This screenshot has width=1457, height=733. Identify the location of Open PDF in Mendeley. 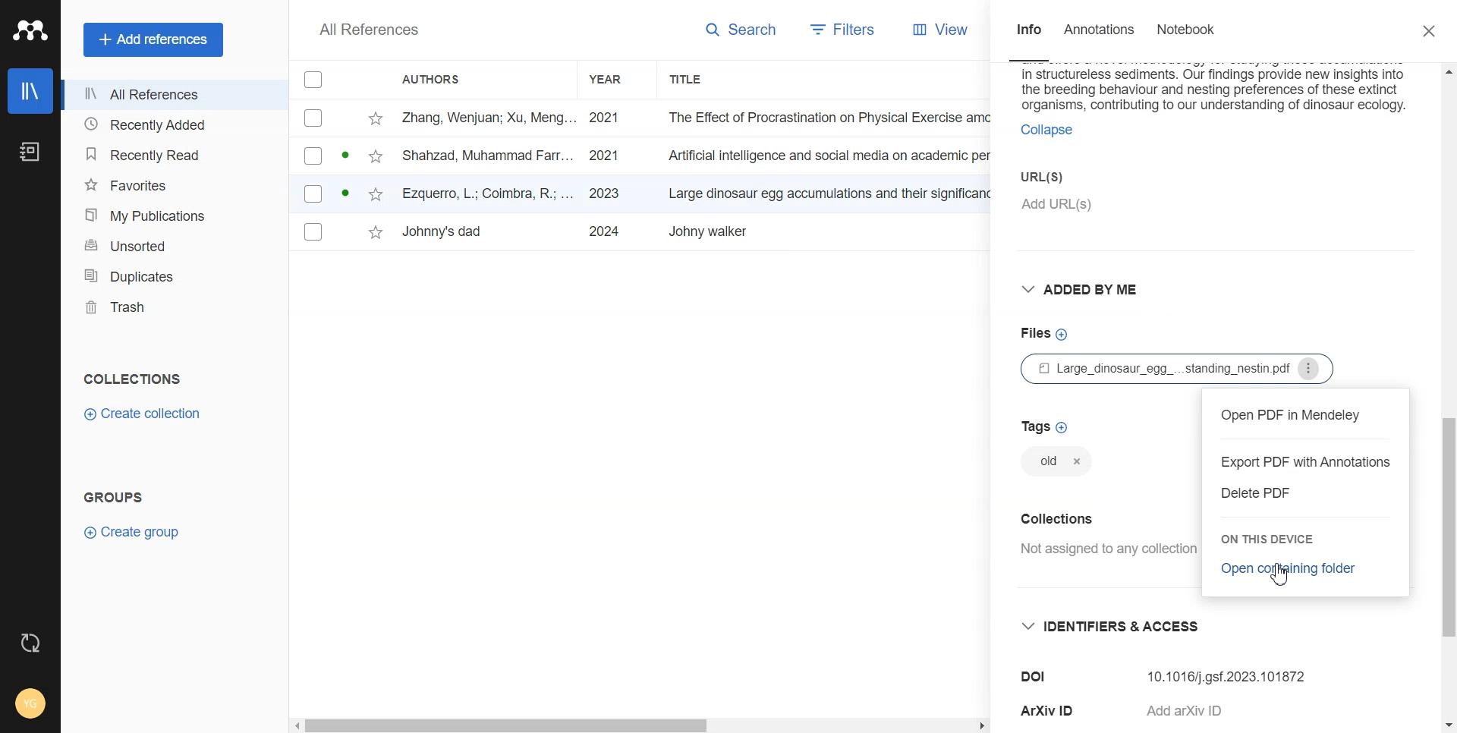
(1306, 415).